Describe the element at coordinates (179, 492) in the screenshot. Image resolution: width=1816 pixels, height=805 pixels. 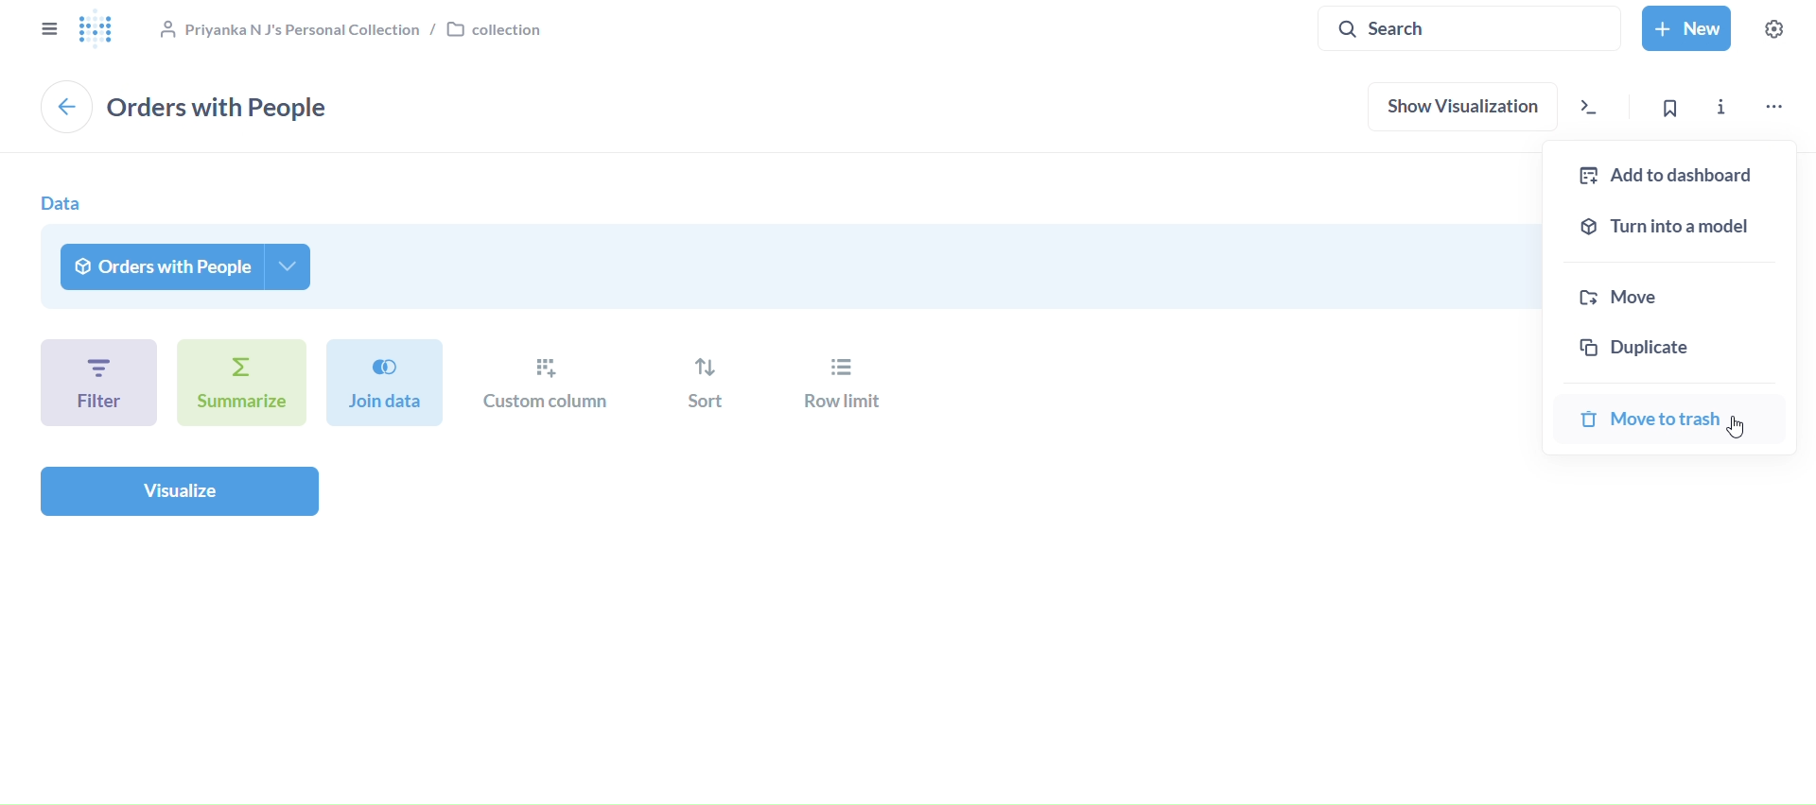
I see `visualize` at that location.